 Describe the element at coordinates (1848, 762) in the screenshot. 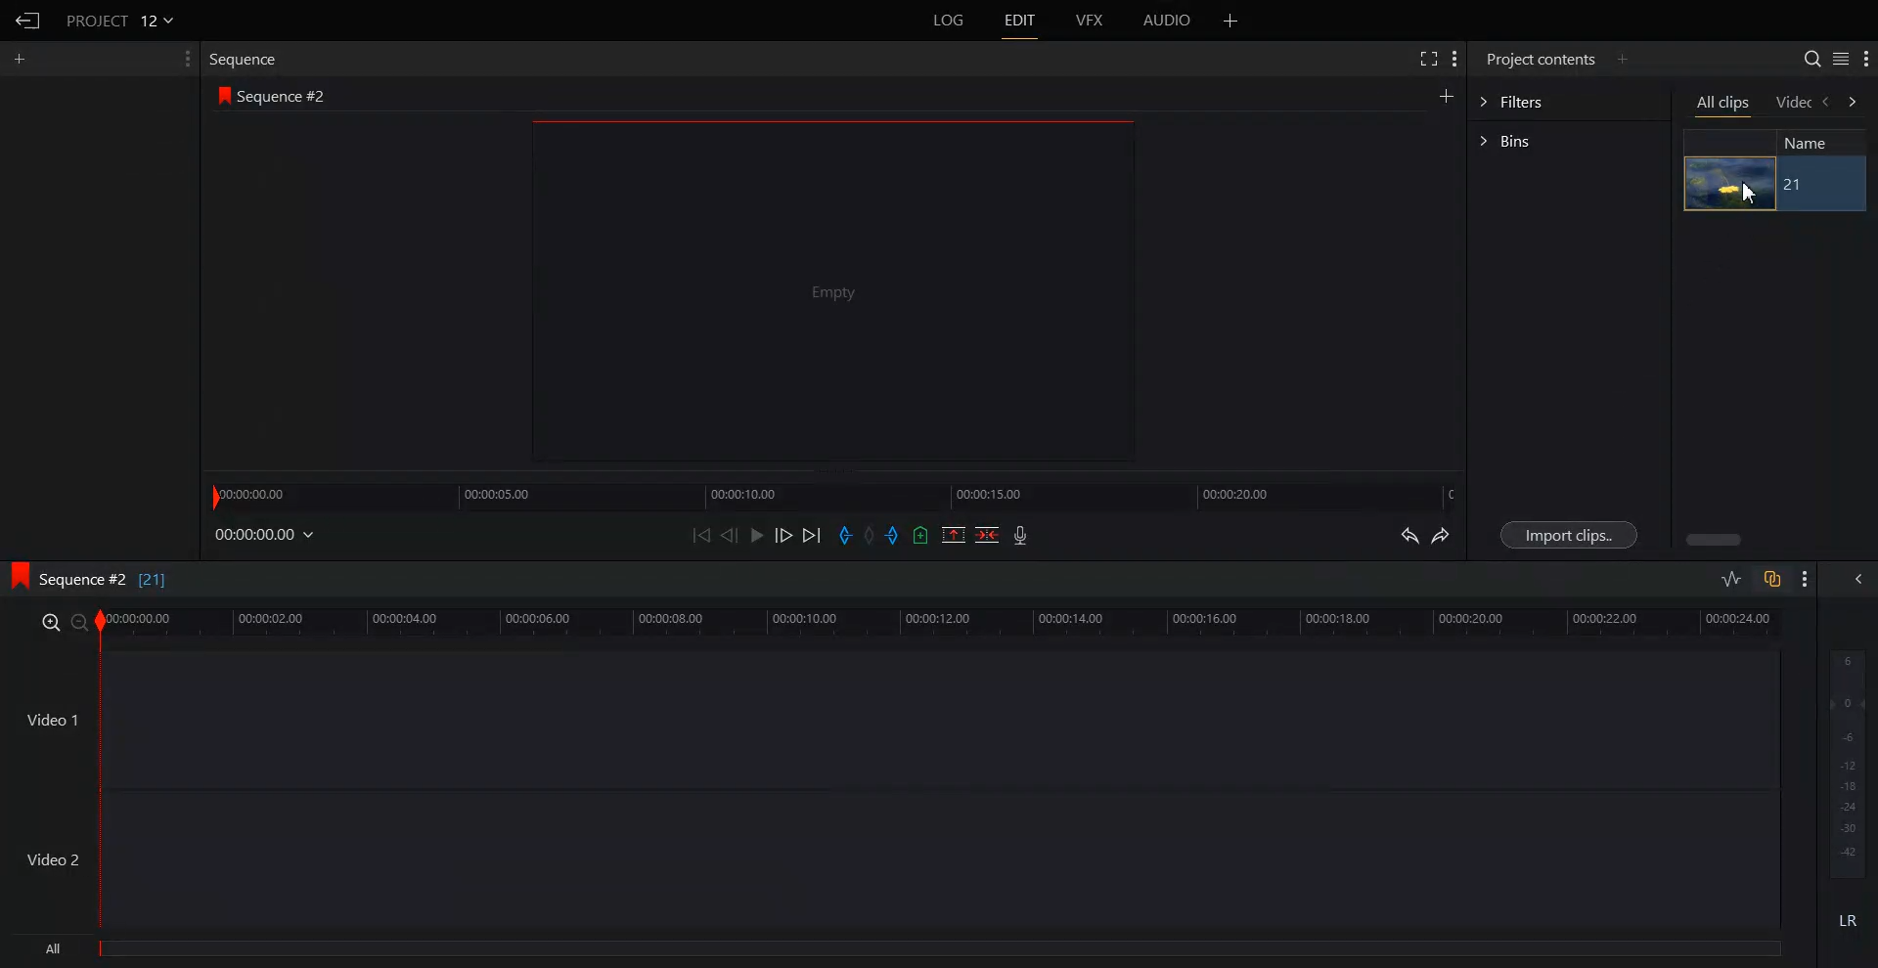

I see `Audio output in Db` at that location.